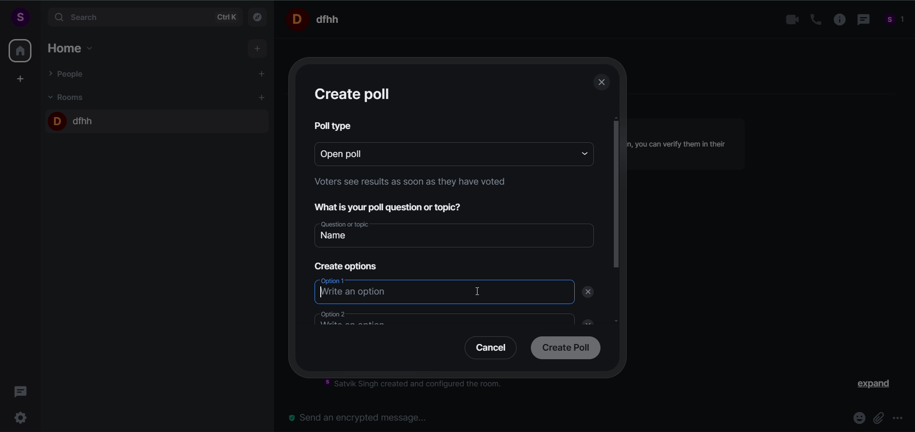  Describe the element at coordinates (68, 73) in the screenshot. I see `people` at that location.